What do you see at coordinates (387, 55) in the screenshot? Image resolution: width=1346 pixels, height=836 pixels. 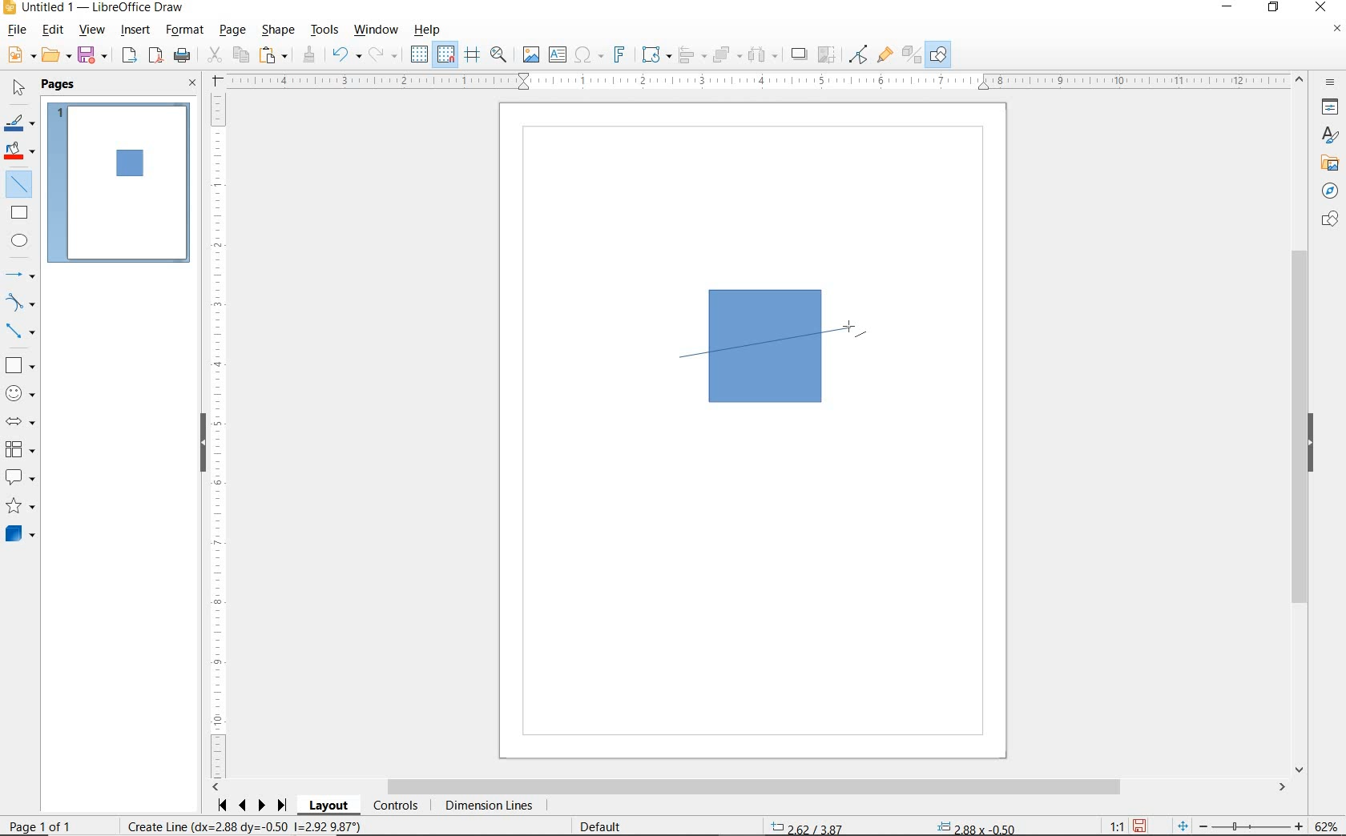 I see `REDO` at bounding box center [387, 55].